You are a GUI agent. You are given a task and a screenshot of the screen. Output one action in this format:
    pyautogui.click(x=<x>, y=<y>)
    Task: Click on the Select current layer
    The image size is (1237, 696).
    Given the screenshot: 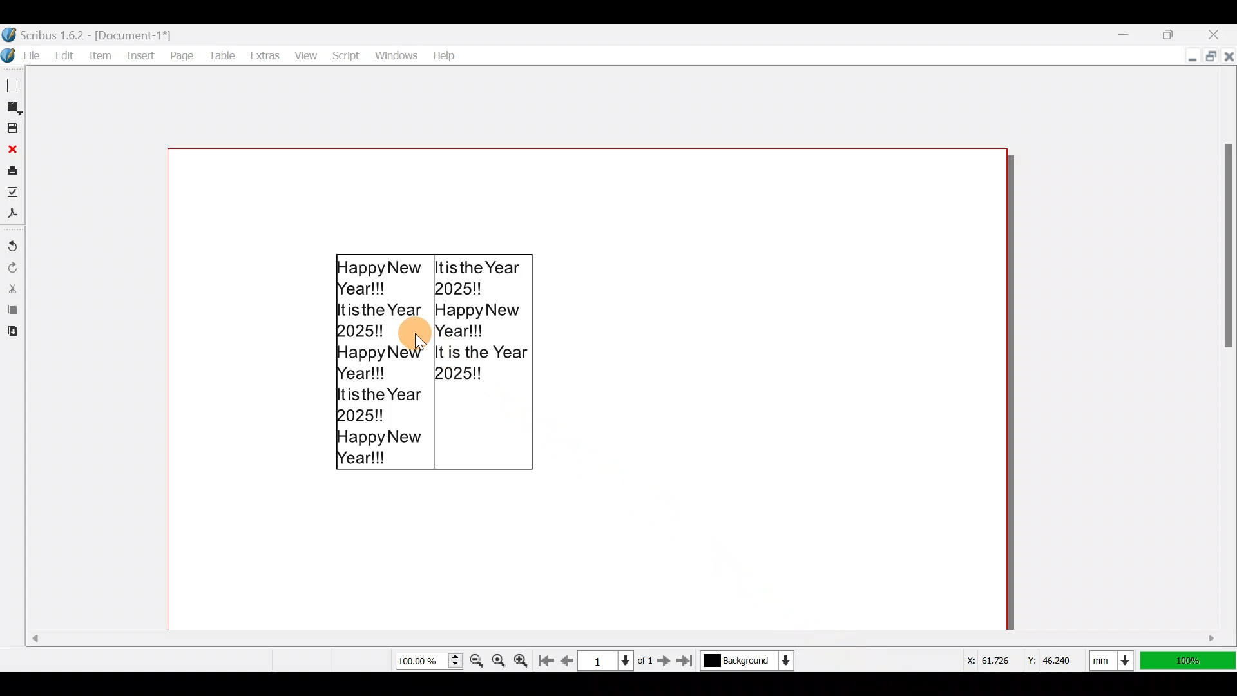 What is the action you would take?
    pyautogui.click(x=746, y=661)
    